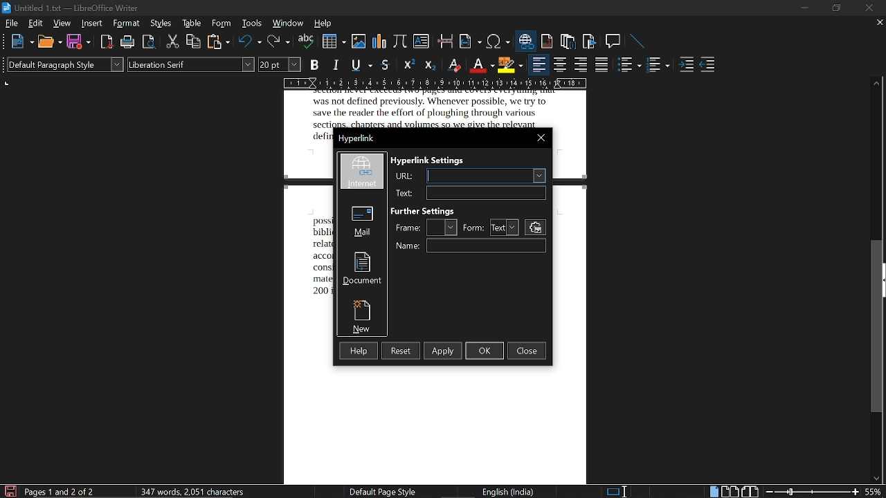 Image resolution: width=886 pixels, height=498 pixels. What do you see at coordinates (104, 43) in the screenshot?
I see `export as pdf` at bounding box center [104, 43].